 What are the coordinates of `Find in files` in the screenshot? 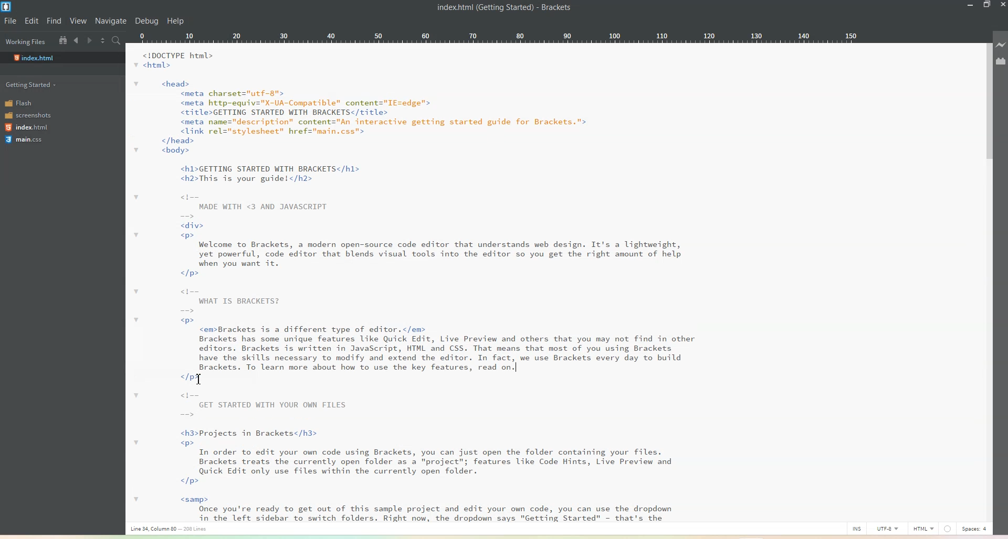 It's located at (117, 40).